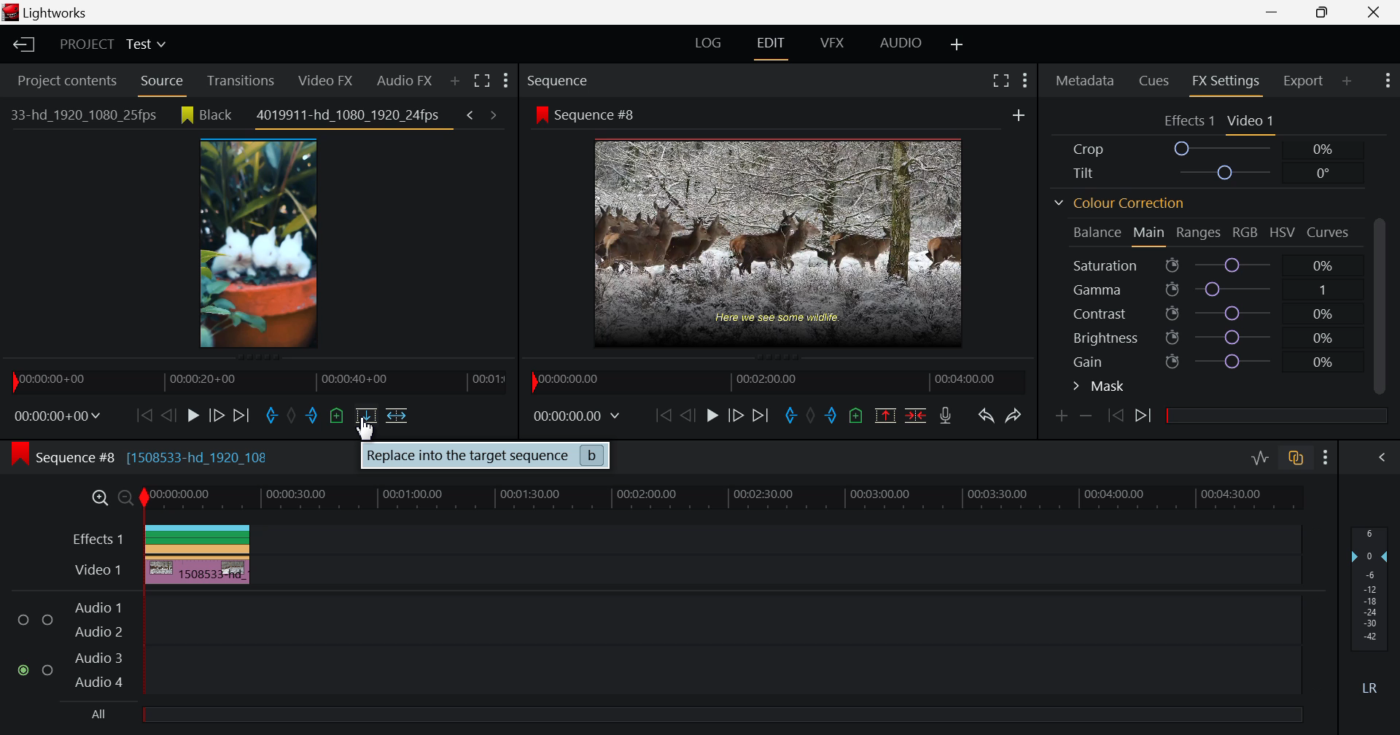 This screenshot has height=735, width=1400. I want to click on Mark In, so click(787, 412).